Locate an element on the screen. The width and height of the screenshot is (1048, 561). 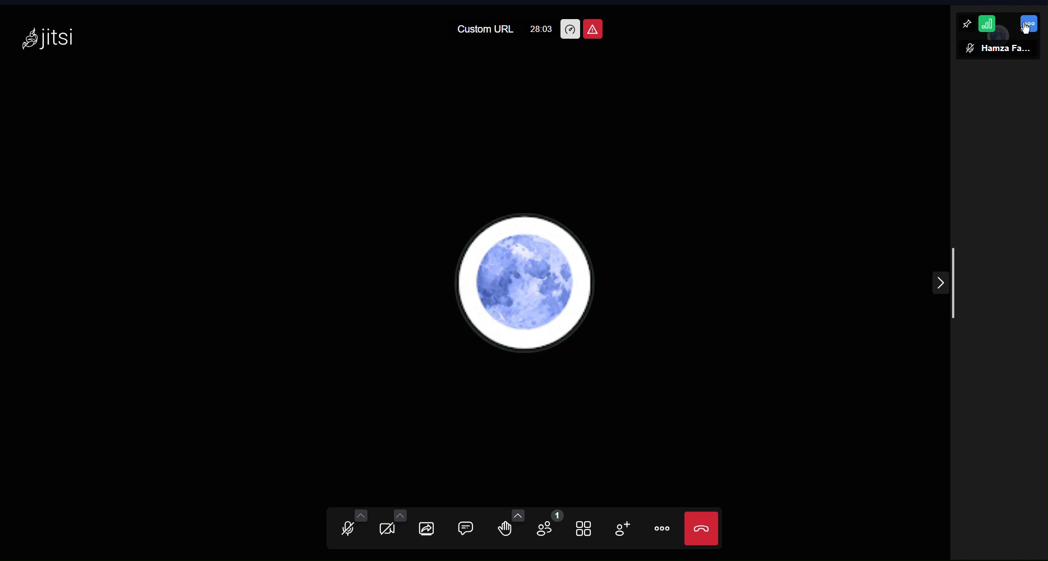
Audio is located at coordinates (347, 527).